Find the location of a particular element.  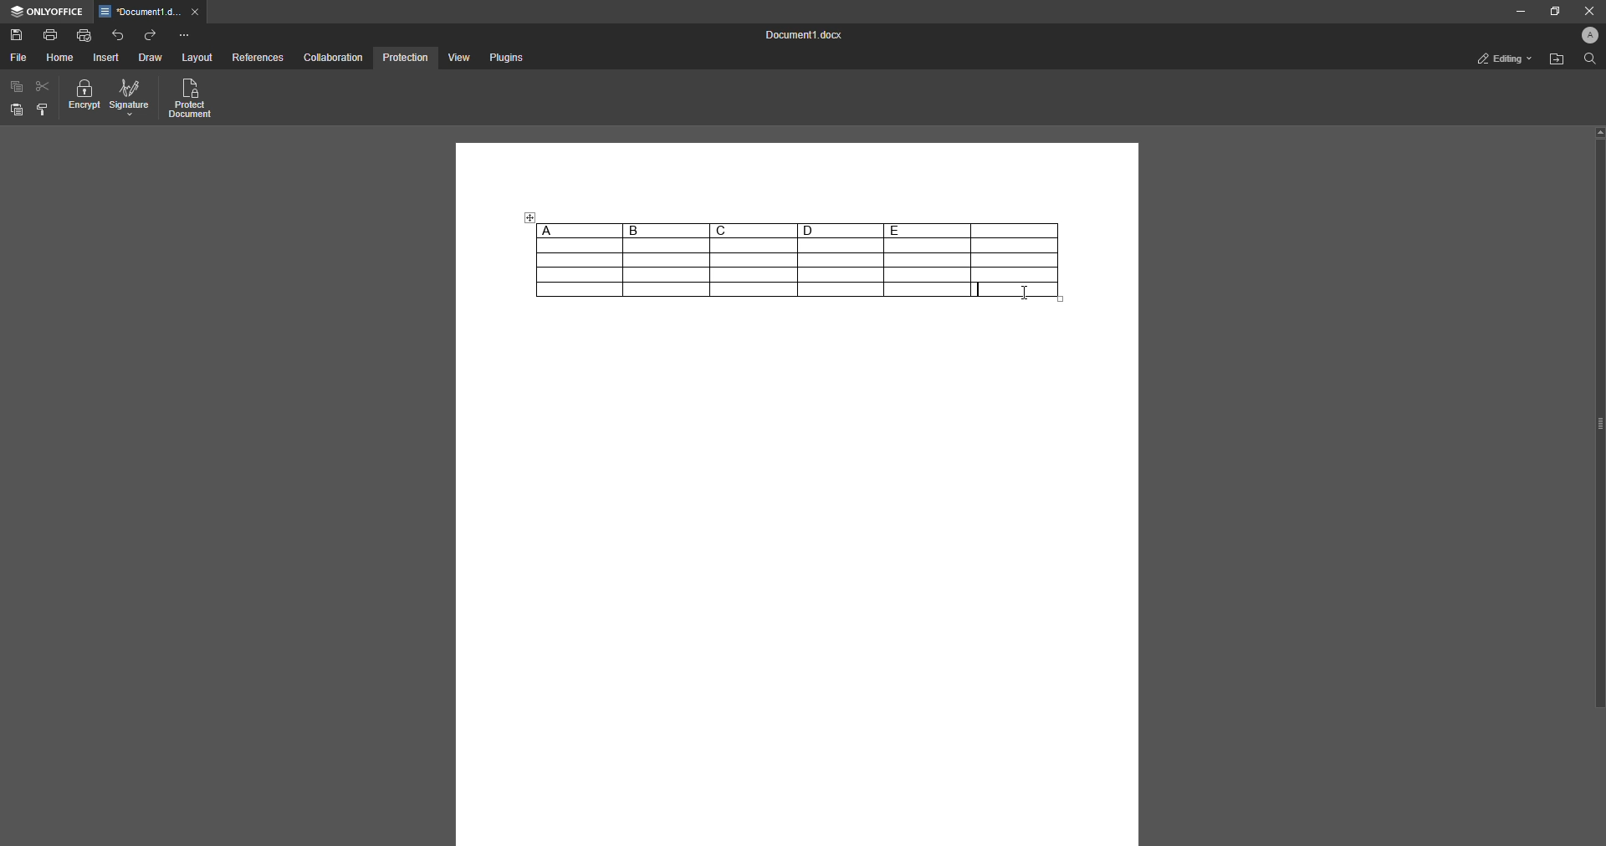

Cursor Position is located at coordinates (1024, 291).